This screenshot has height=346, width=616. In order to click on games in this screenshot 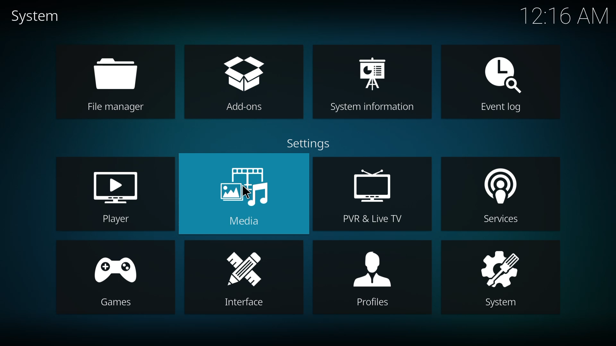, I will do `click(116, 270)`.